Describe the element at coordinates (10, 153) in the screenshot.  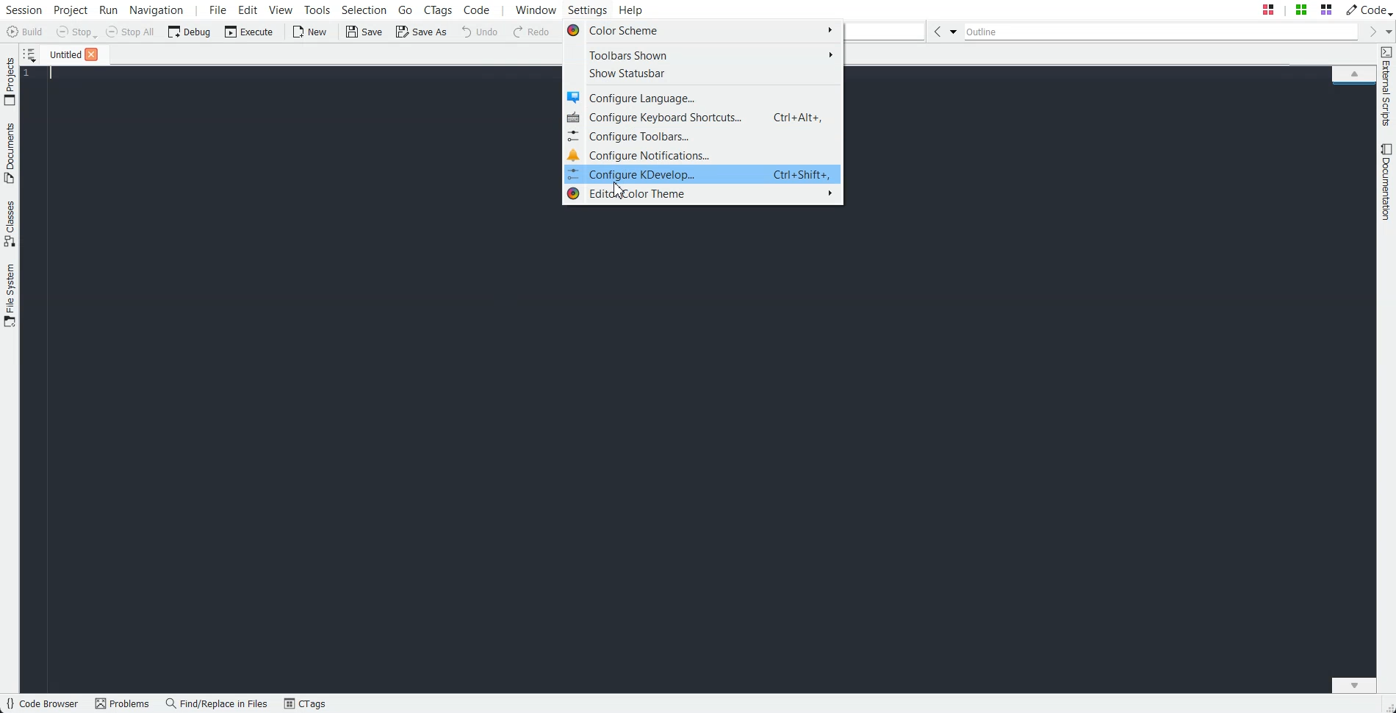
I see `Documents` at that location.